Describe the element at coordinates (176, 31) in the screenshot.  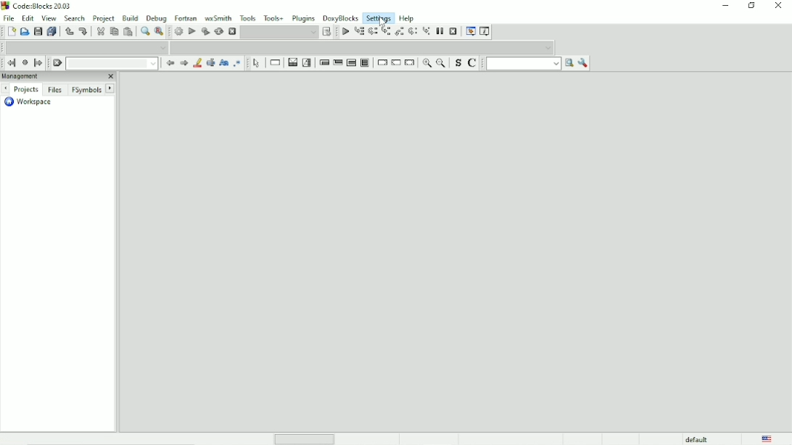
I see `Build` at that location.